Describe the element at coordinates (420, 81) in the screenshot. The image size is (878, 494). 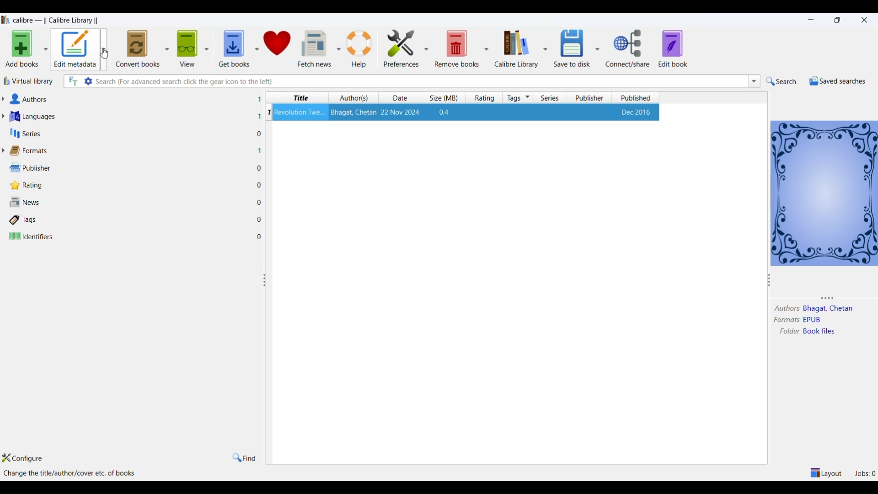
I see `search box ` at that location.